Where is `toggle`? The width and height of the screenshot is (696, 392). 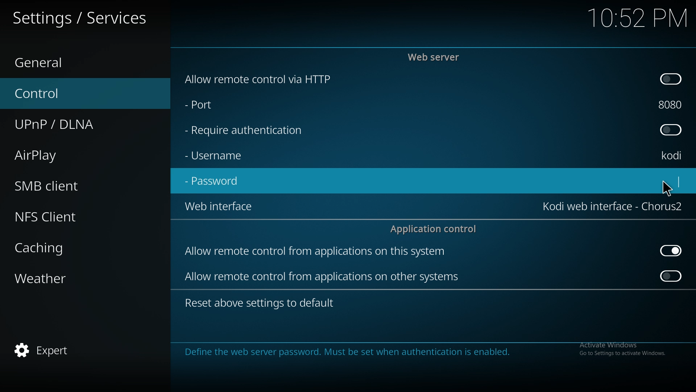 toggle is located at coordinates (672, 275).